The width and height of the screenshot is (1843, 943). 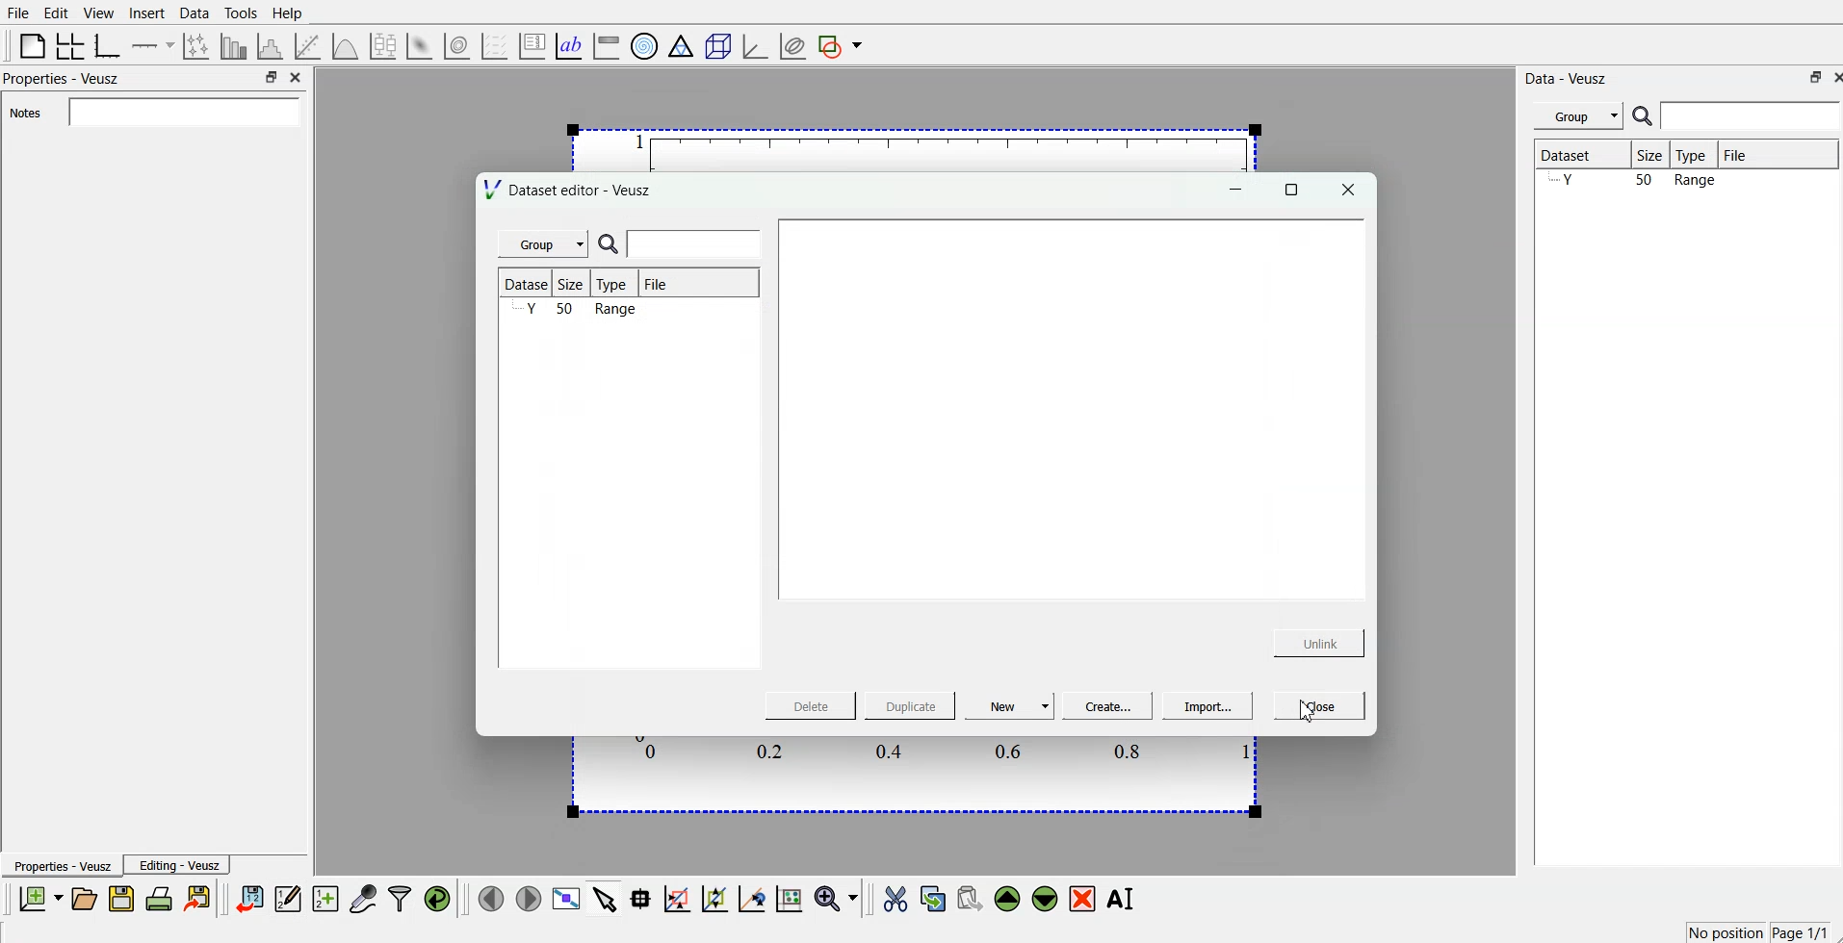 I want to click on plot 2d datasets as contours, so click(x=457, y=43).